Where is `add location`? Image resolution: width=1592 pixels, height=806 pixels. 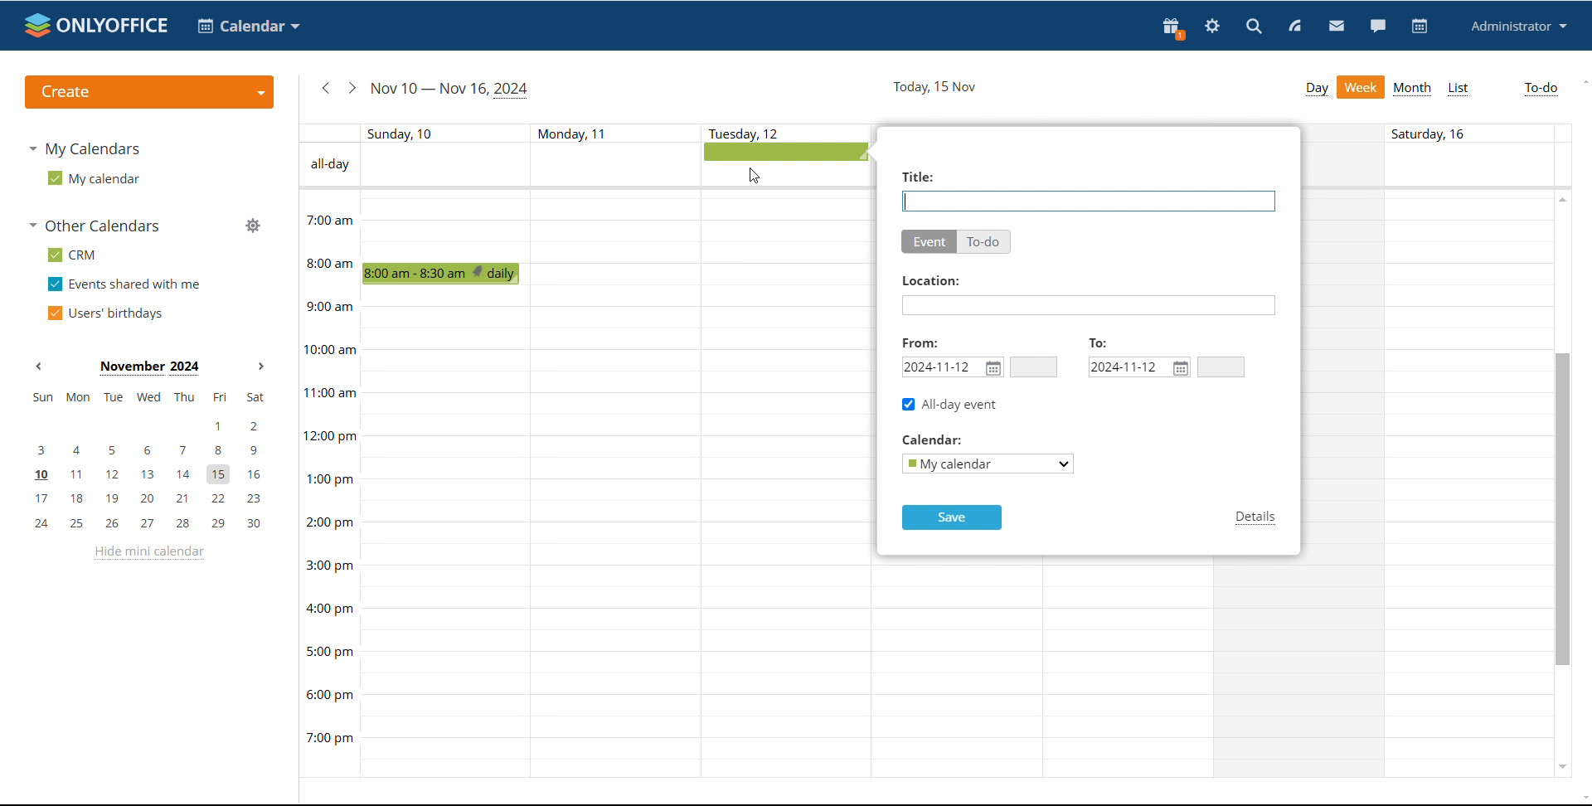 add location is located at coordinates (1088, 306).